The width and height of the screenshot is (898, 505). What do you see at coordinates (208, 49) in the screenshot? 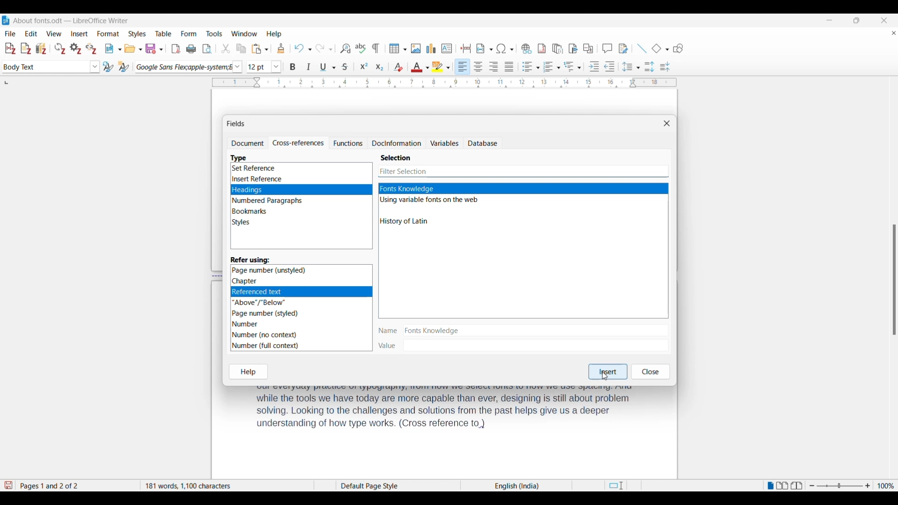
I see `Toggle print preview` at bounding box center [208, 49].